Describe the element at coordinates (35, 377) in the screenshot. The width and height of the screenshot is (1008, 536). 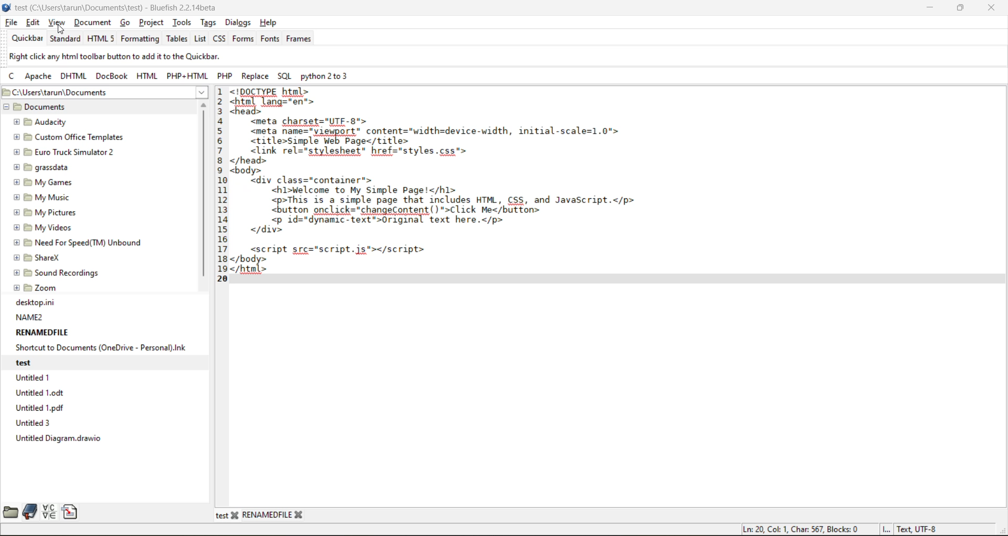
I see `Untitled 1` at that location.